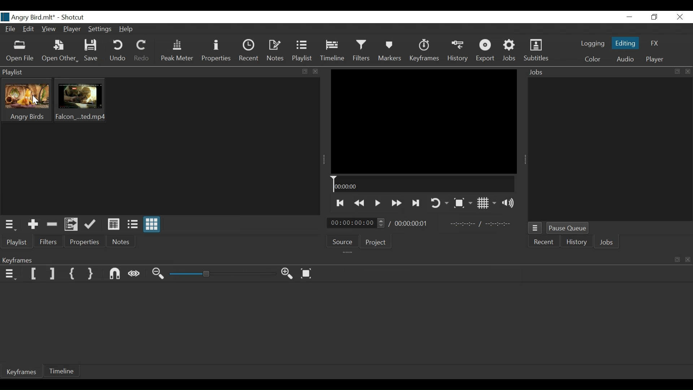 The width and height of the screenshot is (693, 390). I want to click on Add files to the playlist, so click(70, 225).